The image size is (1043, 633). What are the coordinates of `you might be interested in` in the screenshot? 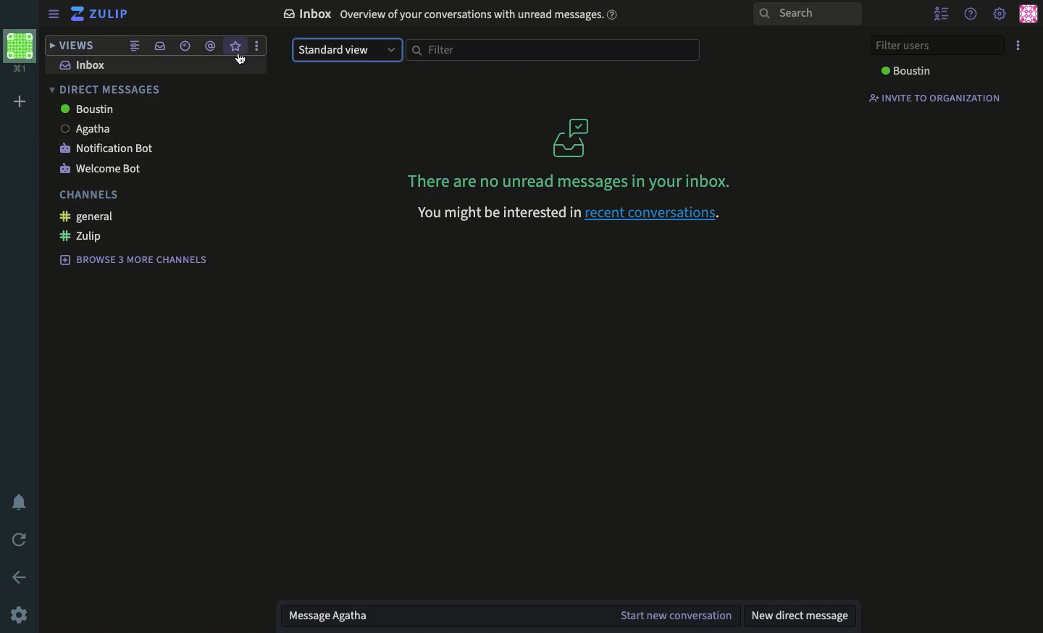 It's located at (496, 214).